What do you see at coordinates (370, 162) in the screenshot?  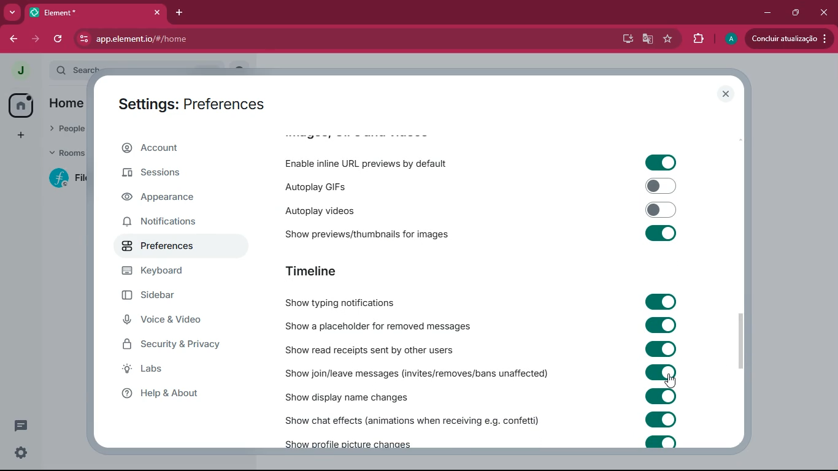 I see `enable inline URL previews by default` at bounding box center [370, 162].